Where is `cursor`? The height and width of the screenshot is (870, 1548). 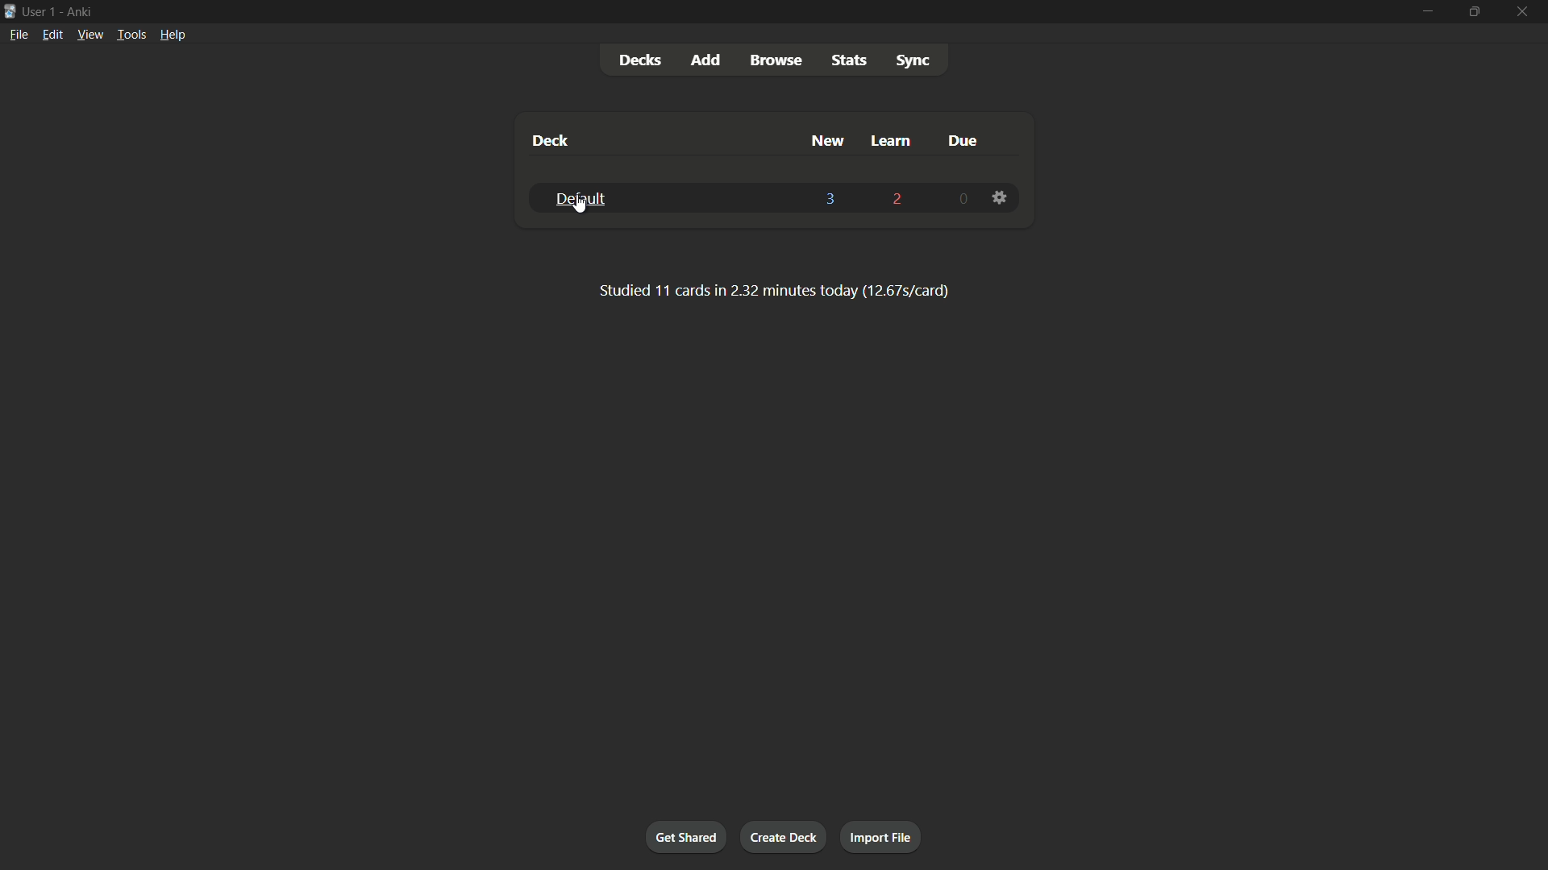 cursor is located at coordinates (580, 209).